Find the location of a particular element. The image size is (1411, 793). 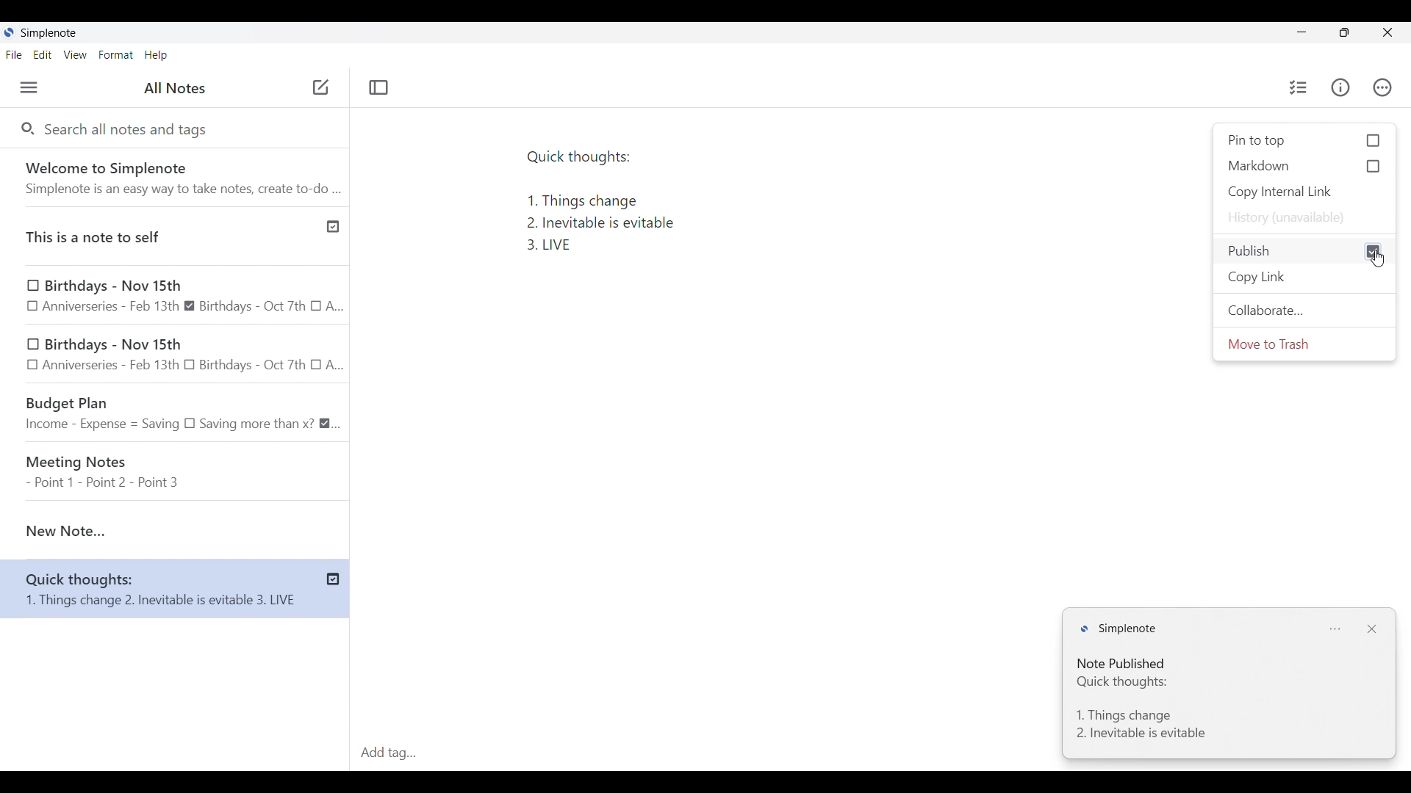

Toggle focus mode is located at coordinates (379, 87).